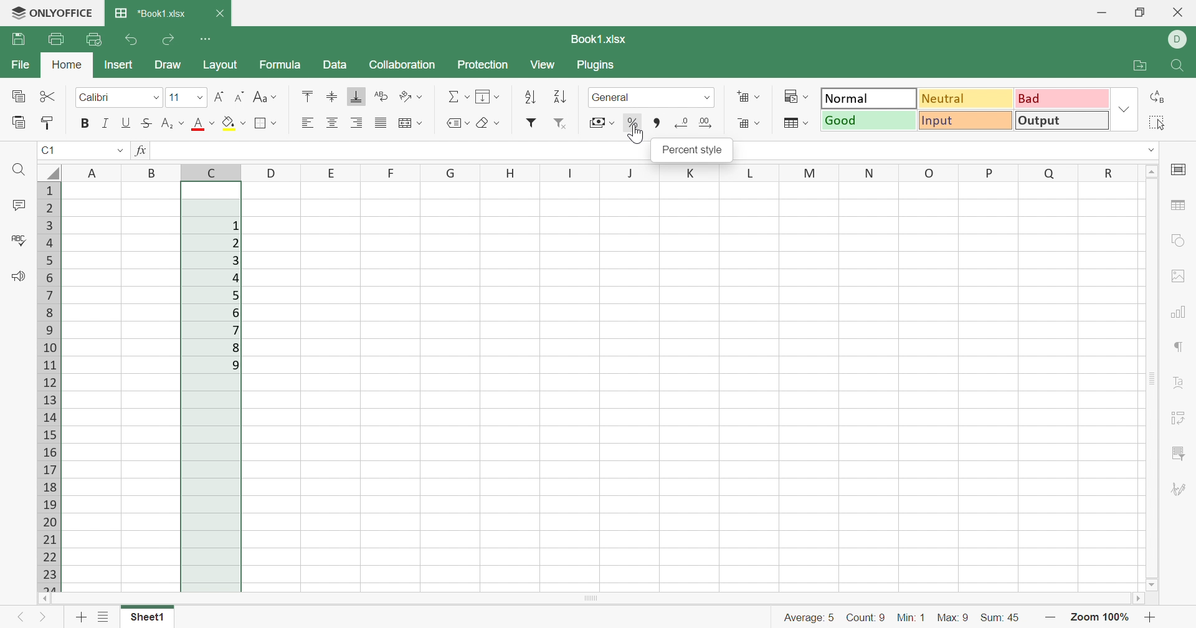 This screenshot has width=1196, height=628. What do you see at coordinates (508, 174) in the screenshot?
I see `H` at bounding box center [508, 174].